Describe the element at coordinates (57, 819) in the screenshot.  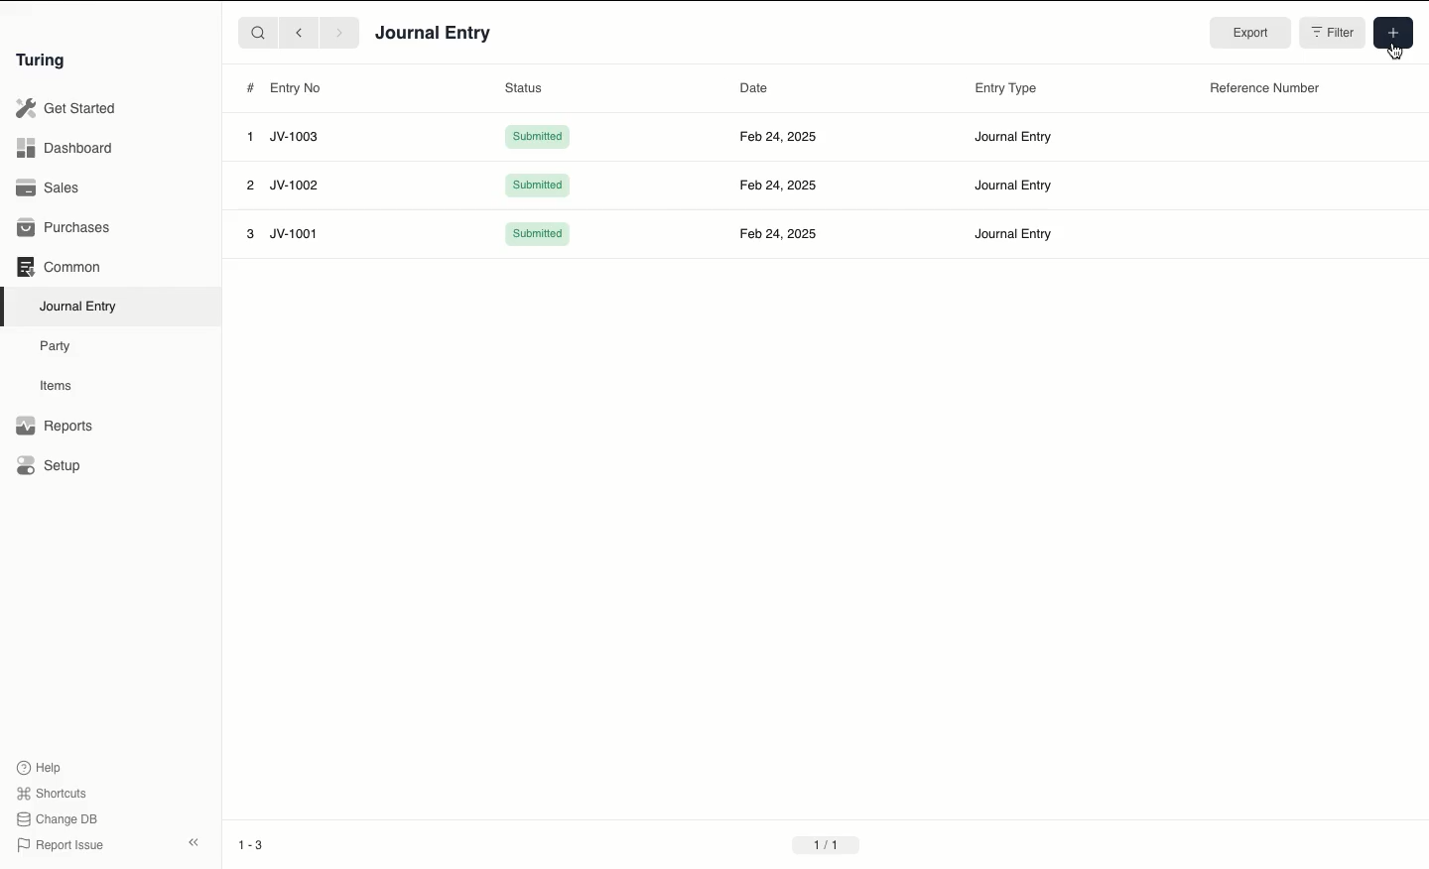
I see `Change DB` at that location.